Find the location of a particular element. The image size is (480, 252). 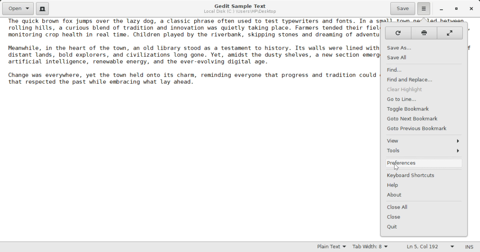

Find is located at coordinates (405, 70).